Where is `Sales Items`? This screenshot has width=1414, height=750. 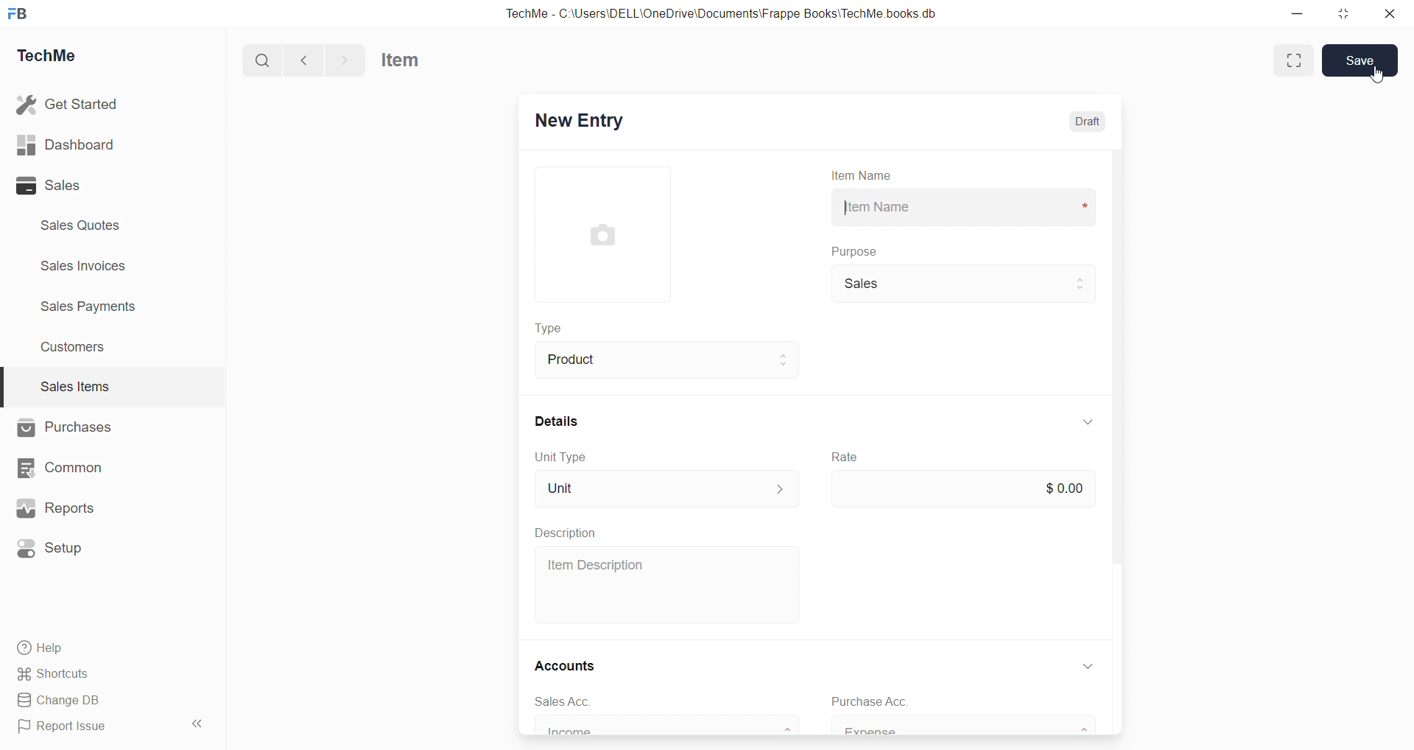 Sales Items is located at coordinates (75, 386).